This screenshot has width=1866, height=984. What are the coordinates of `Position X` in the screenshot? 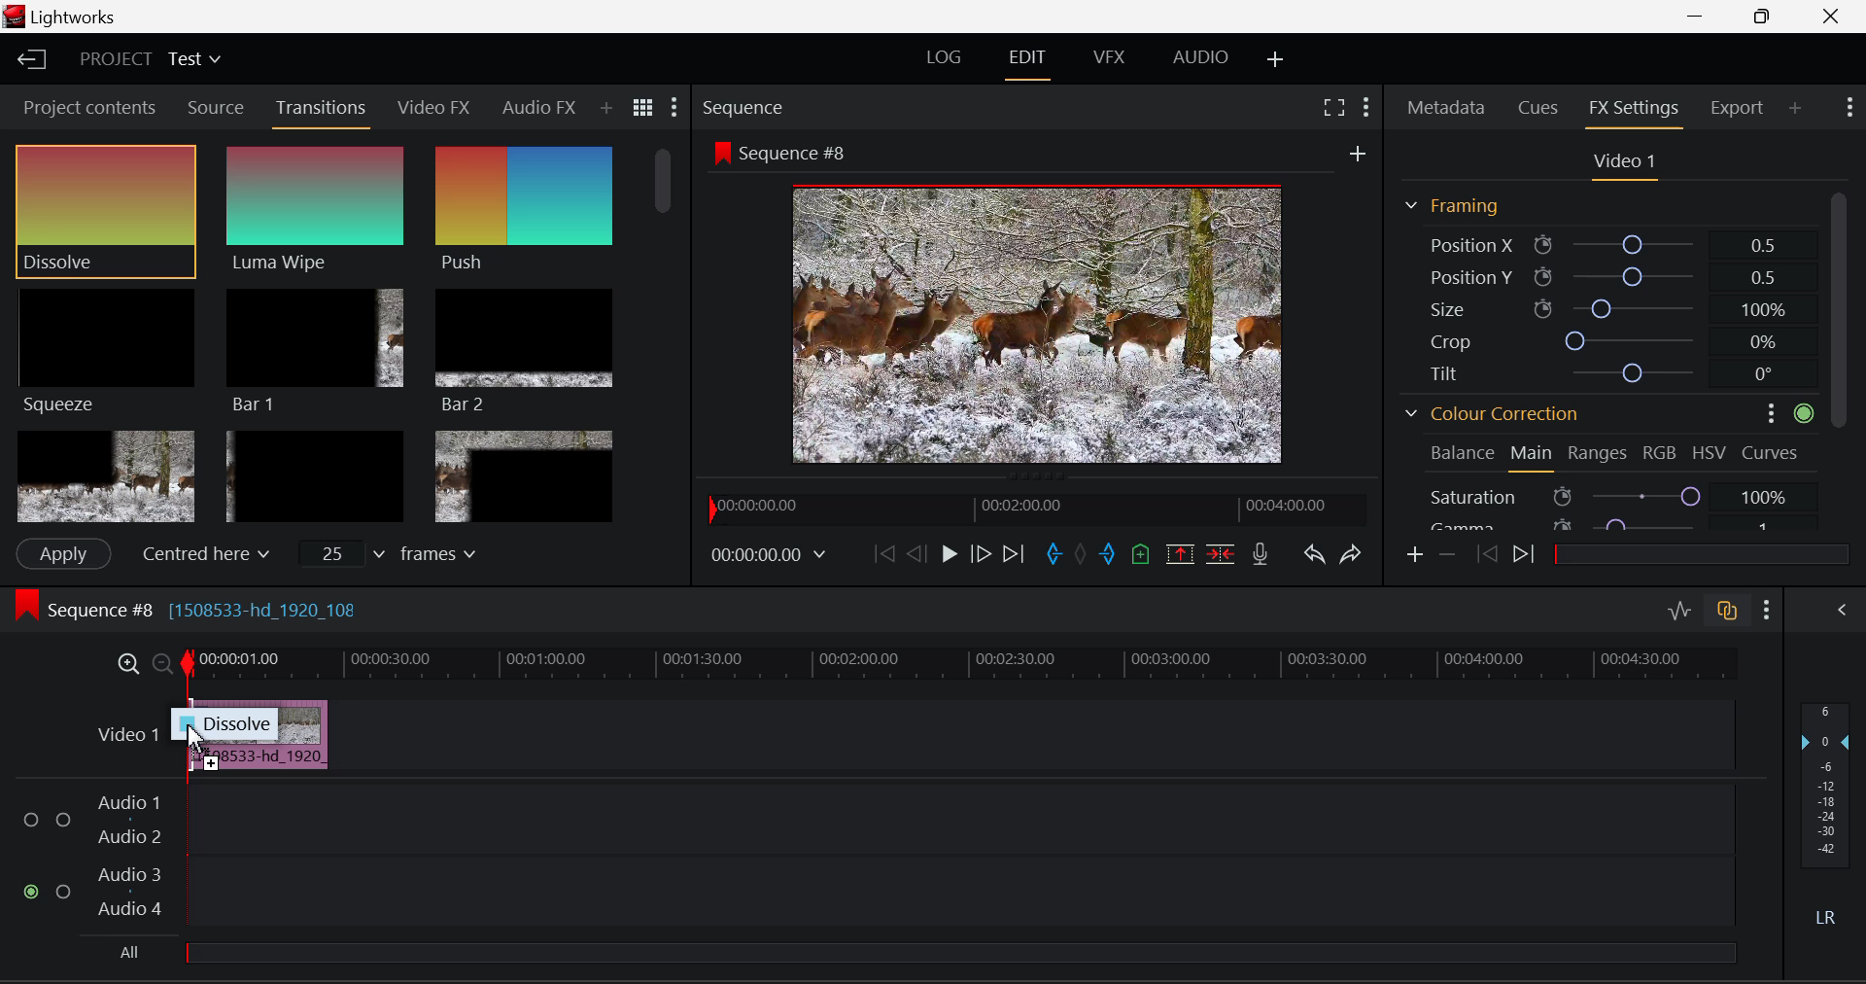 It's located at (1603, 245).